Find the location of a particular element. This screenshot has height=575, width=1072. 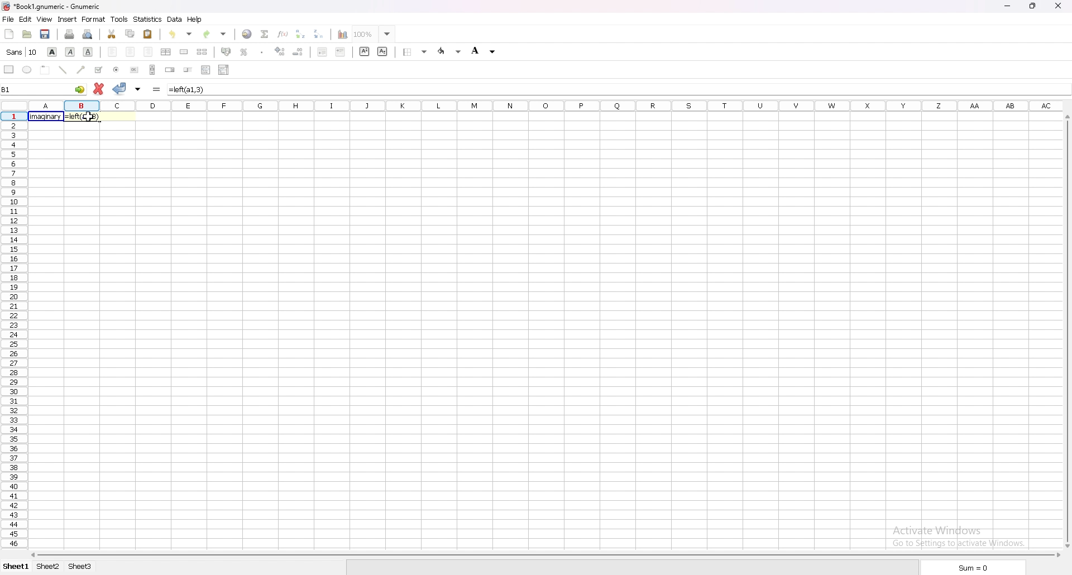

print preview is located at coordinates (89, 35).